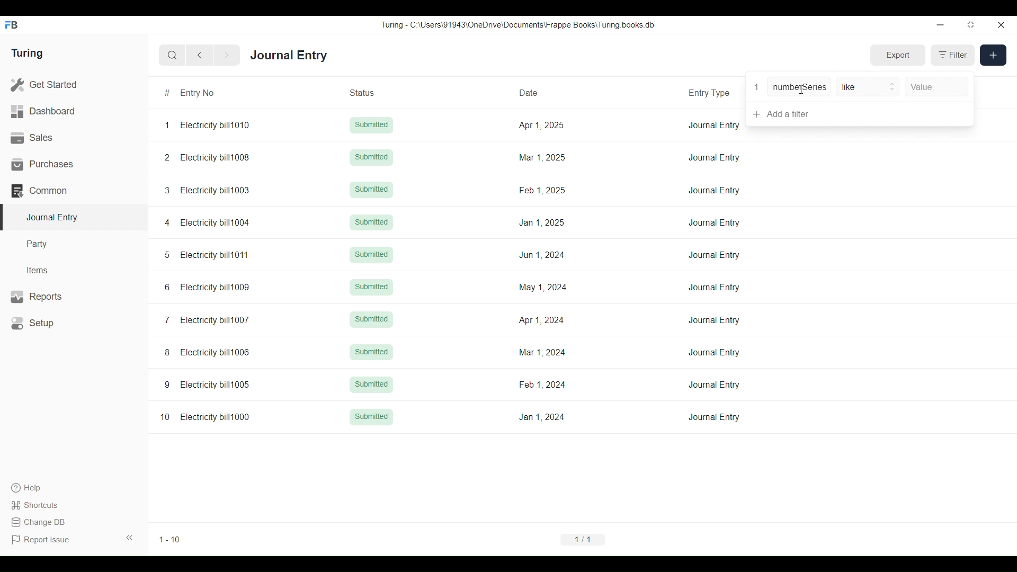 The image size is (1017, 572). What do you see at coordinates (993, 55) in the screenshot?
I see `New entry` at bounding box center [993, 55].